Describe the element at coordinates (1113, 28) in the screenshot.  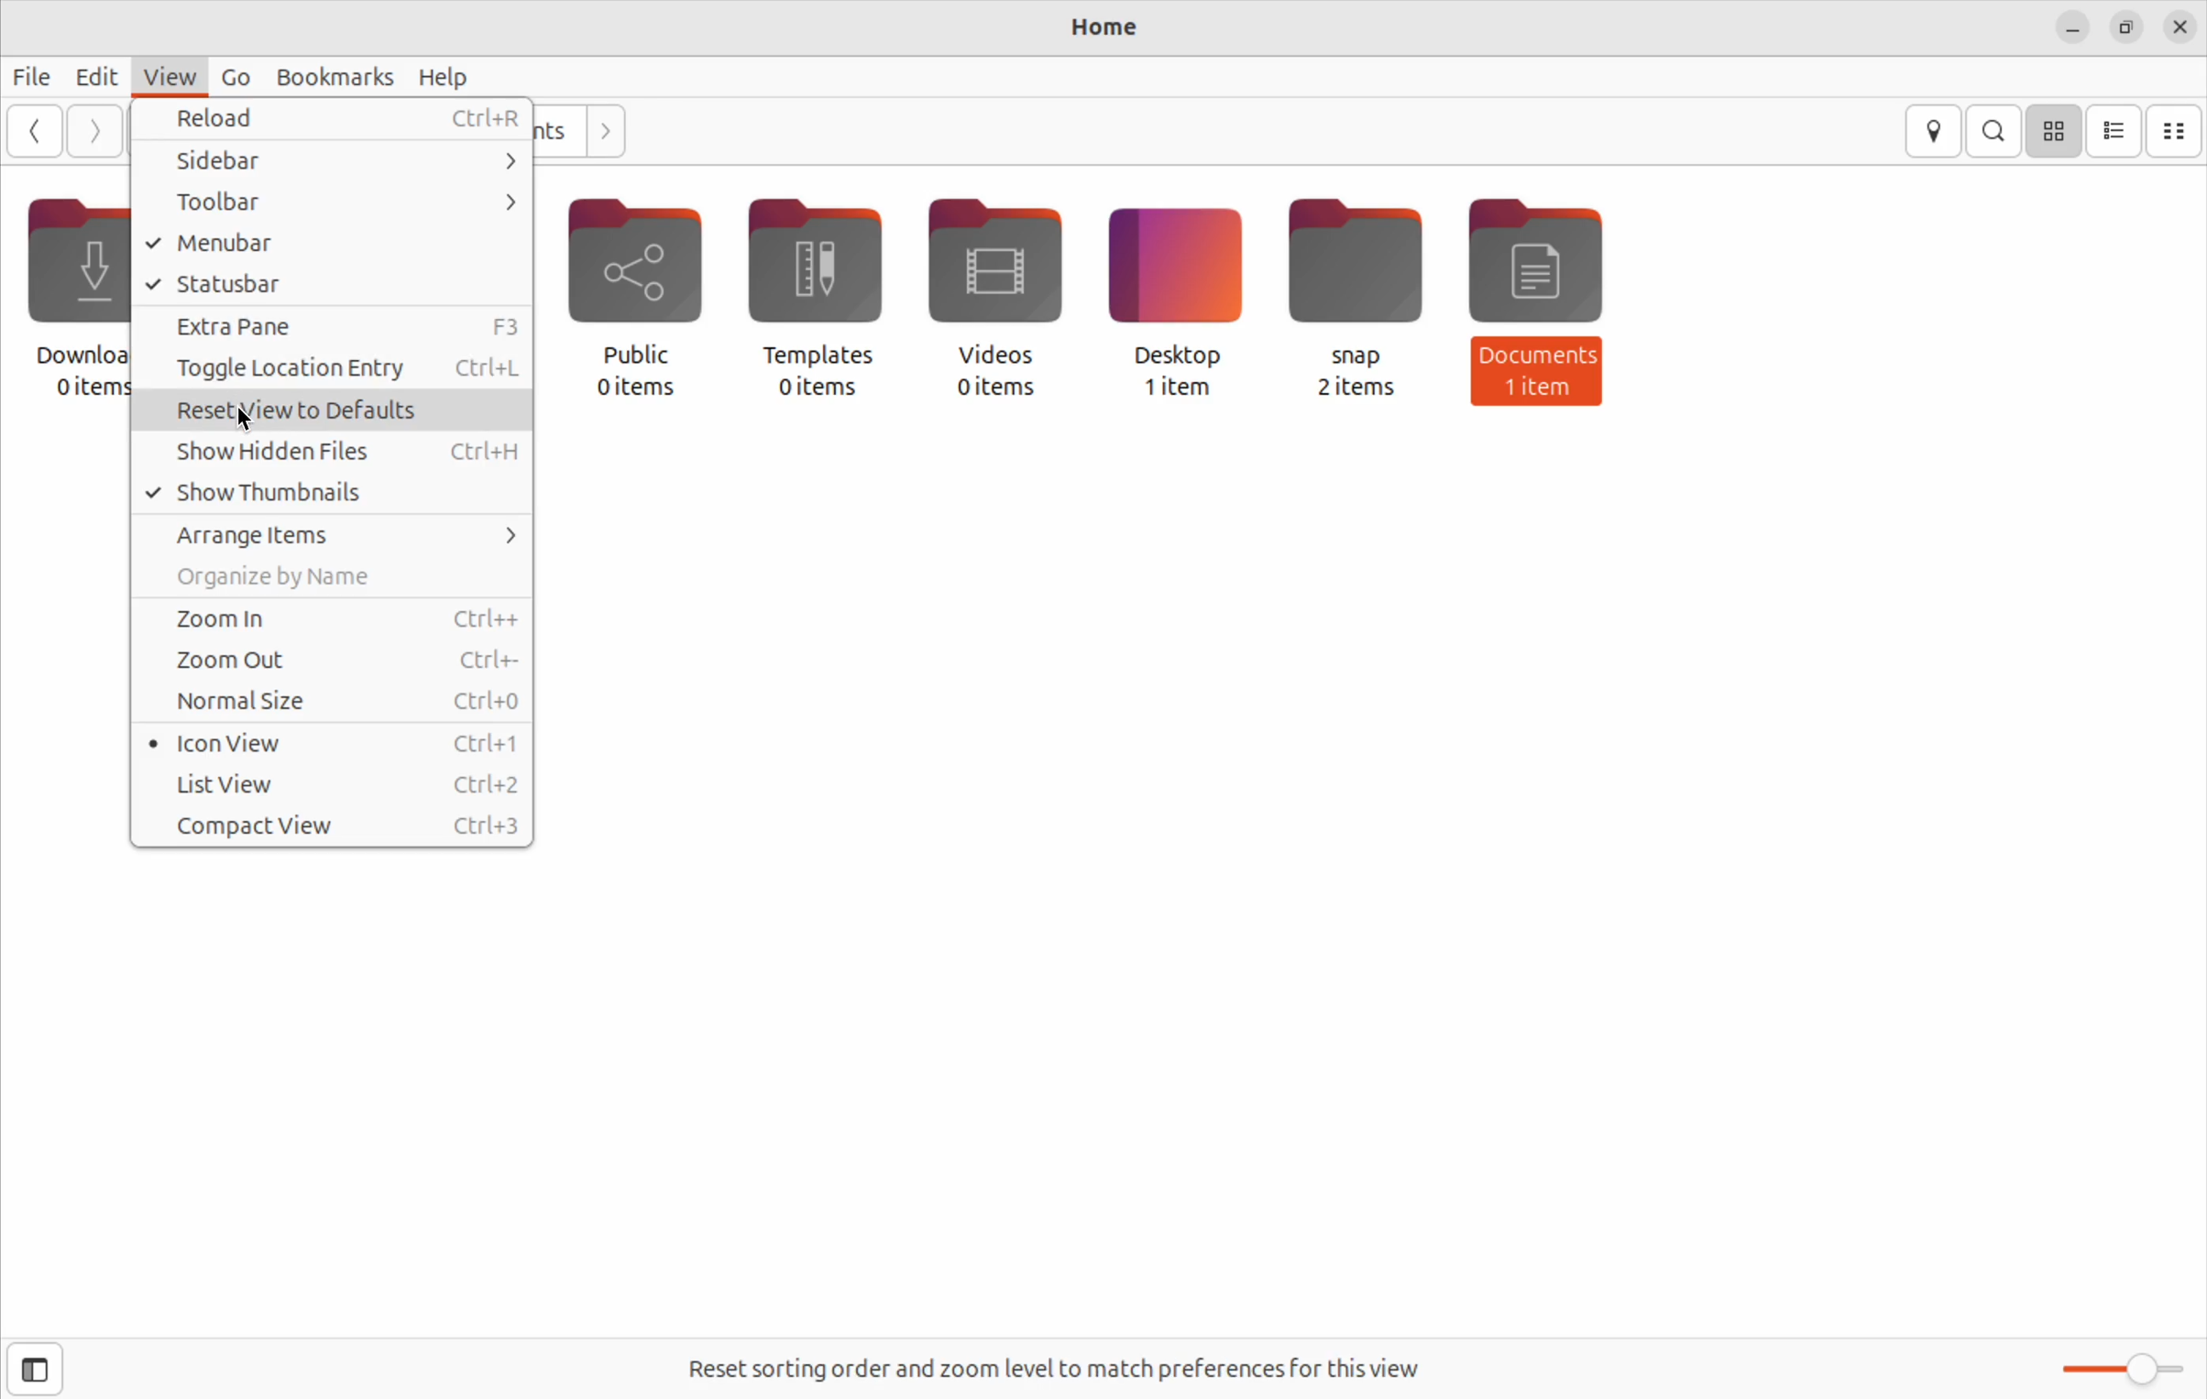
I see `Home` at that location.